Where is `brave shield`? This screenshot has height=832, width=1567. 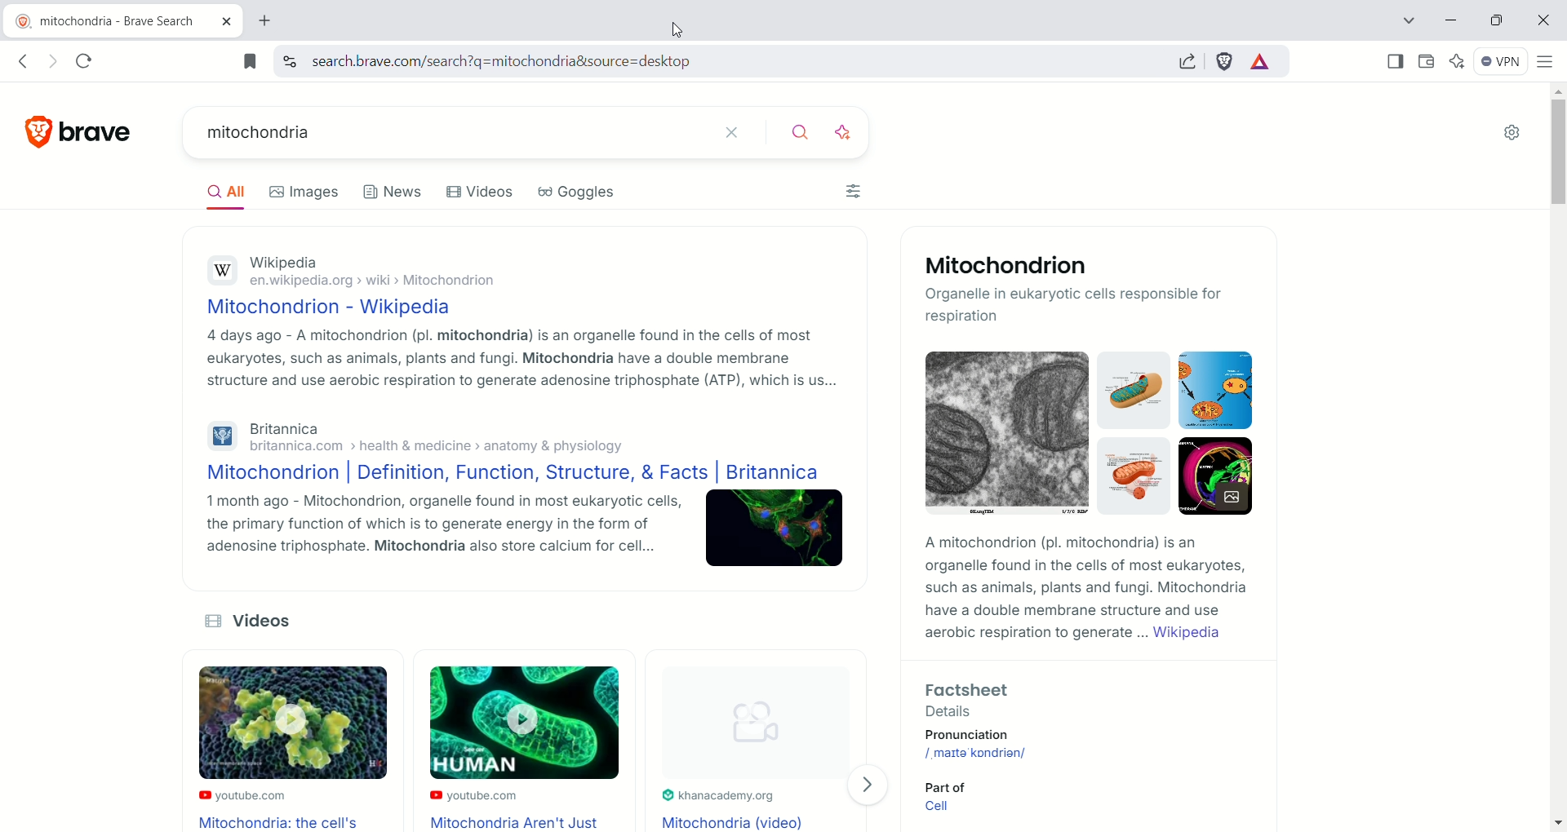
brave shield is located at coordinates (1226, 63).